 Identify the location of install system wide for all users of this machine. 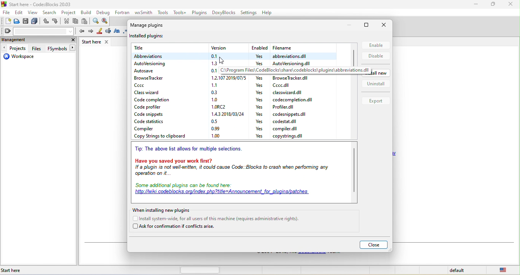
(222, 219).